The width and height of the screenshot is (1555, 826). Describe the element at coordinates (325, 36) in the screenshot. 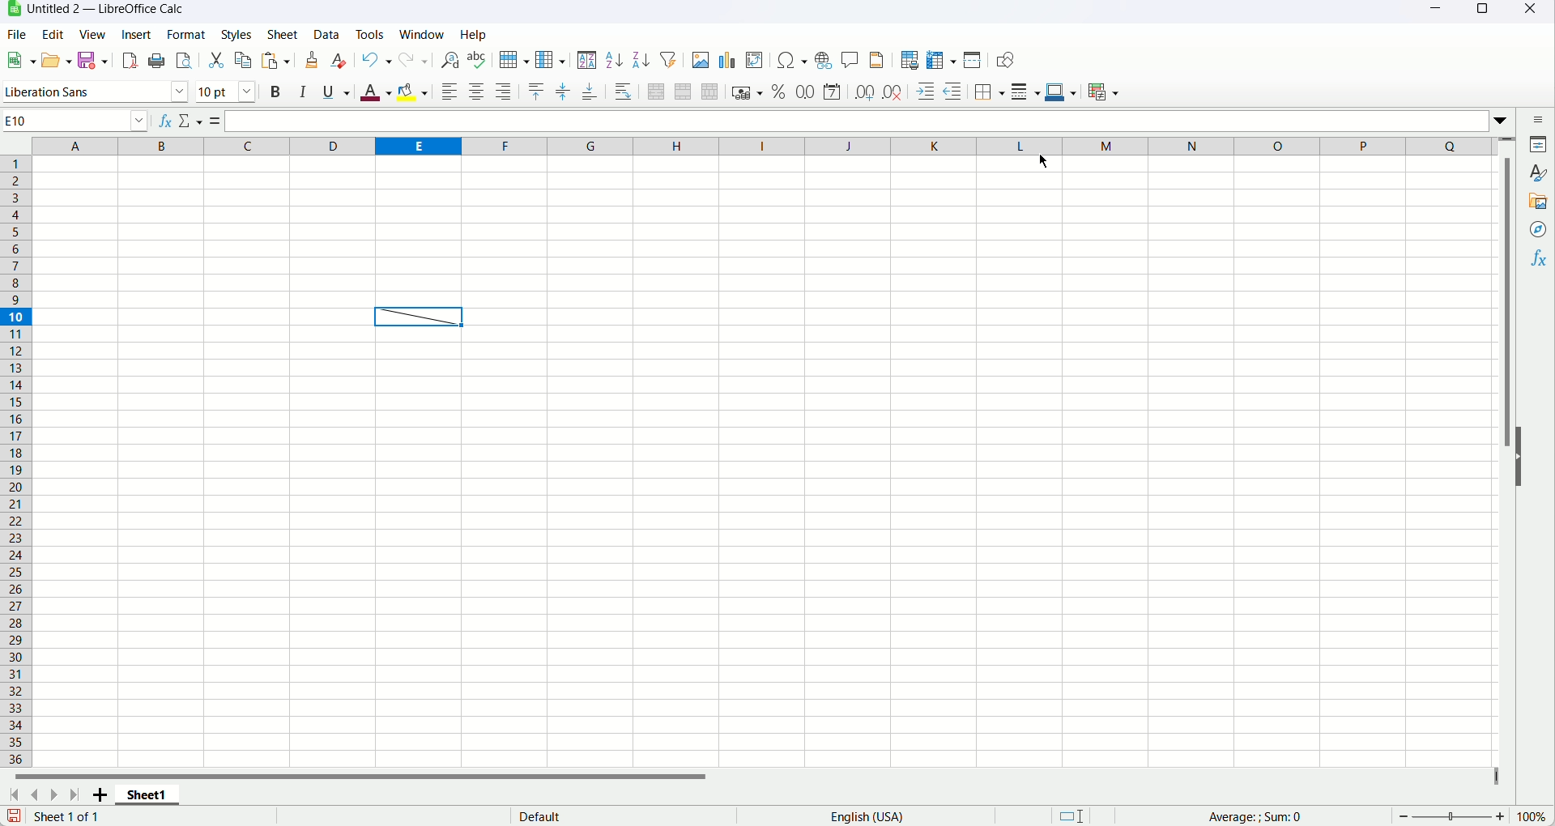

I see `Data` at that location.